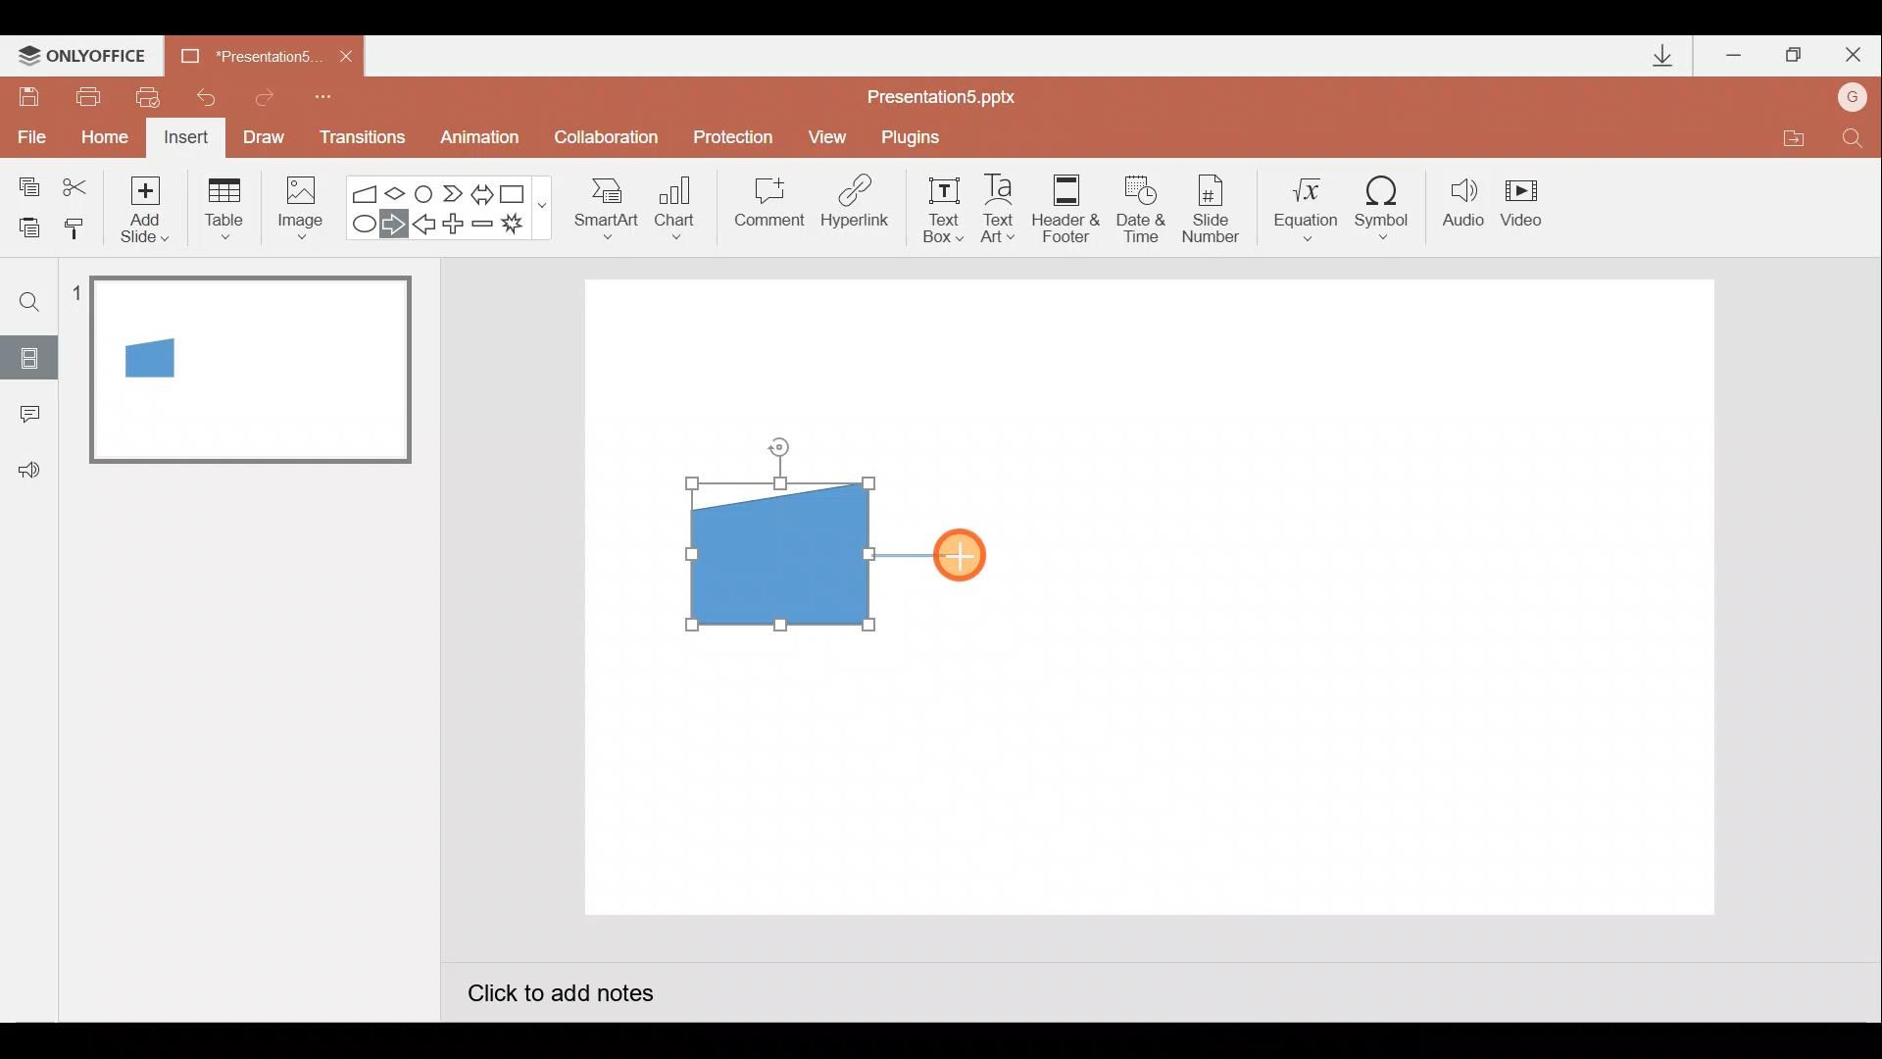 The image size is (1882, 1059). I want to click on Account name, so click(1854, 99).